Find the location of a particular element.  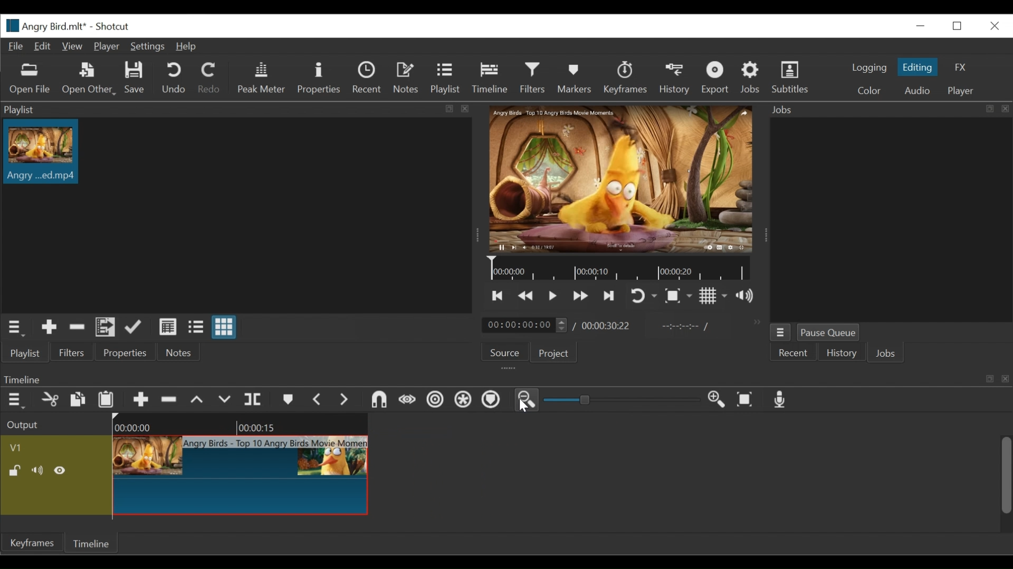

Properties is located at coordinates (320, 78).